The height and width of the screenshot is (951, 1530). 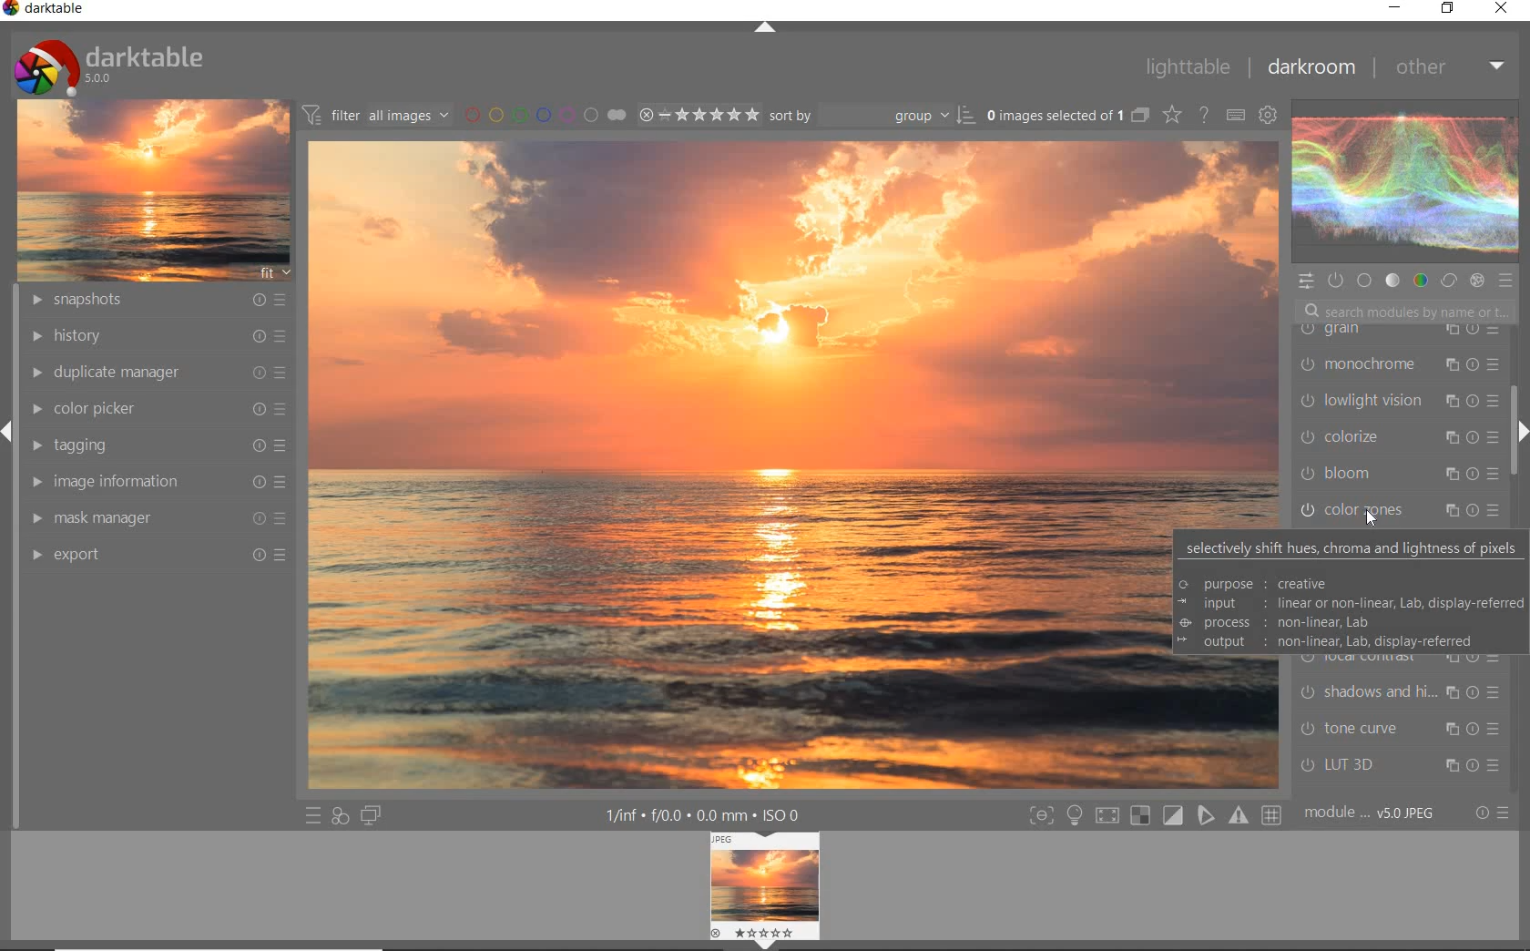 What do you see at coordinates (871, 116) in the screenshot?
I see `SORT` at bounding box center [871, 116].